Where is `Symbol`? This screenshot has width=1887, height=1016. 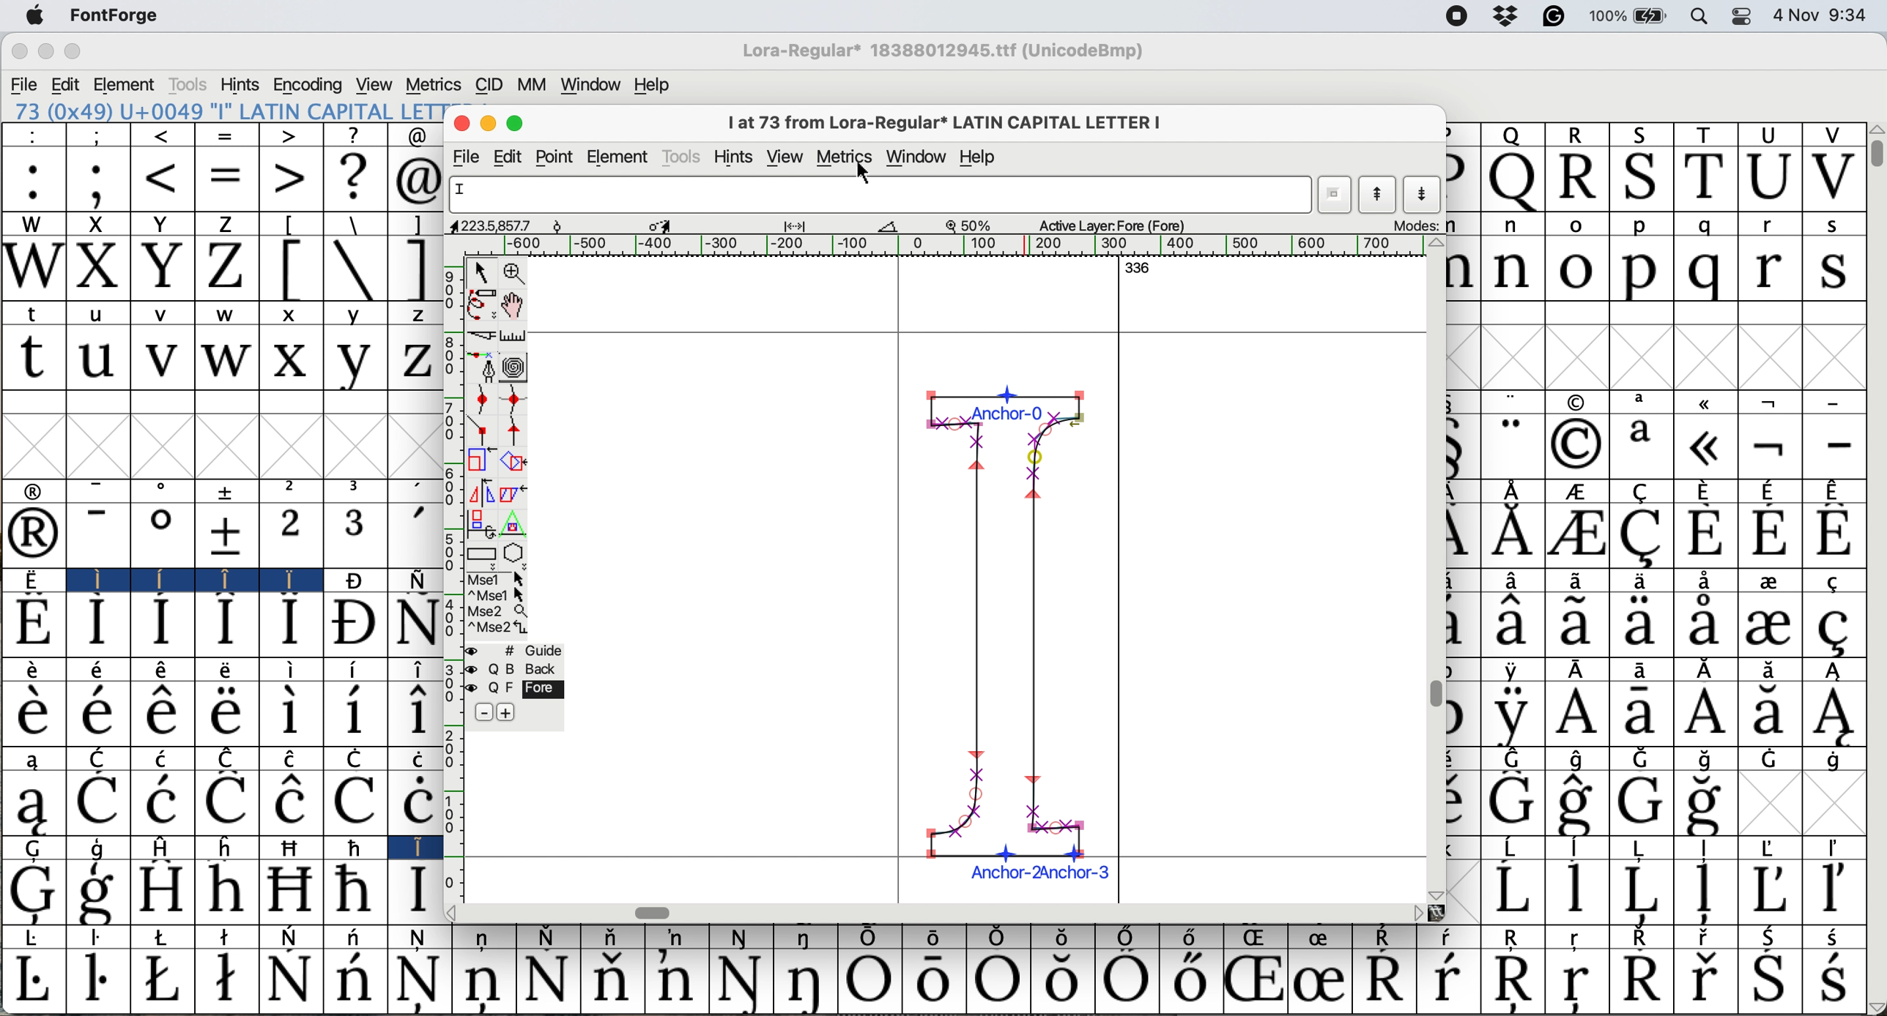
Symbol is located at coordinates (291, 623).